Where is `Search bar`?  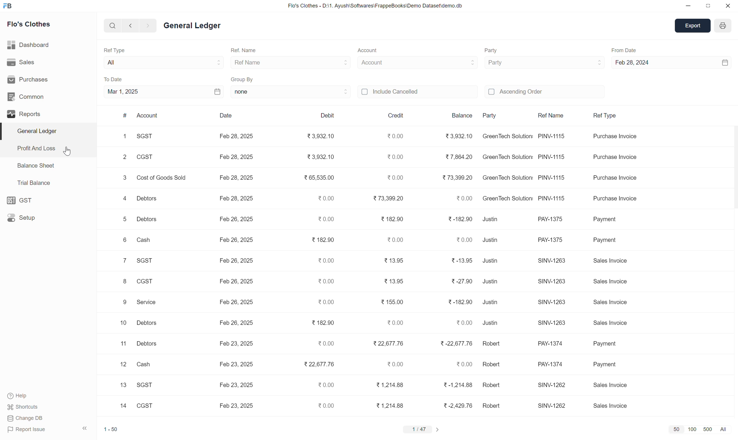 Search bar is located at coordinates (108, 27).